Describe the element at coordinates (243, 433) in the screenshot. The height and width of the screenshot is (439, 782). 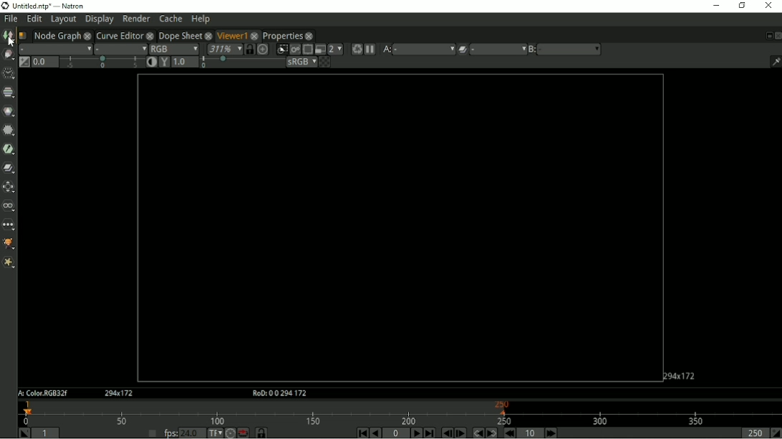
I see `Behaviour` at that location.